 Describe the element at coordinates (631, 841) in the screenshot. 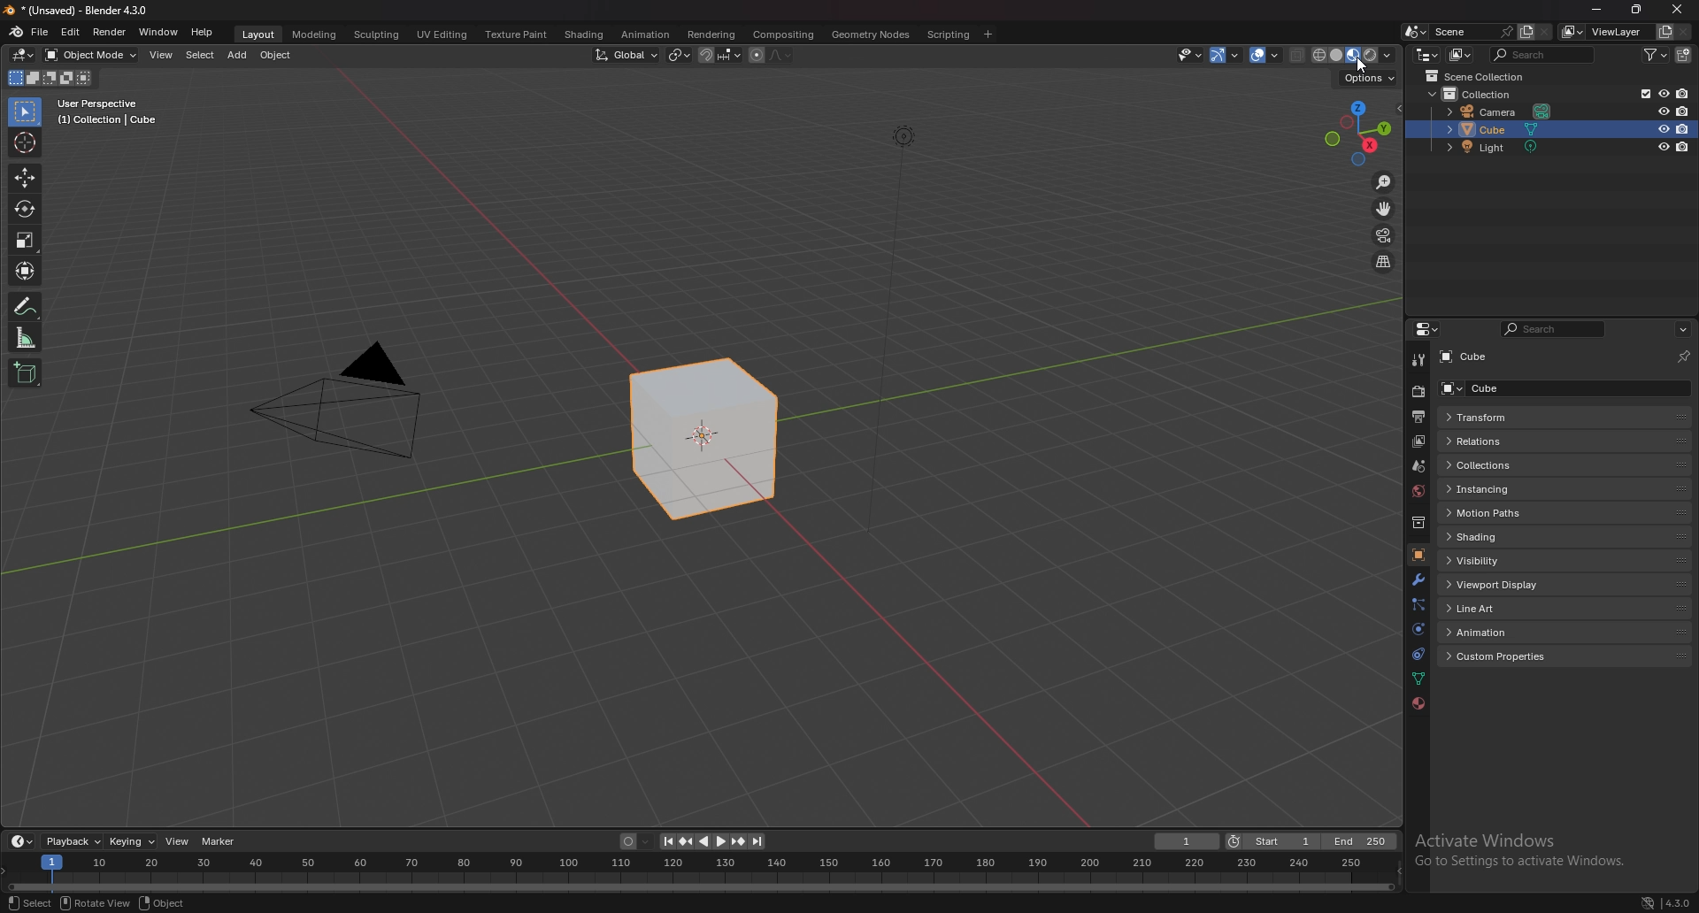

I see `auto keying` at that location.